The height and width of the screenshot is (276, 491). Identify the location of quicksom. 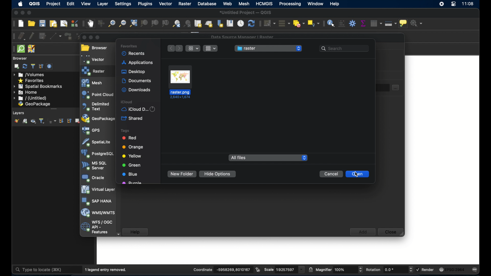
(21, 49).